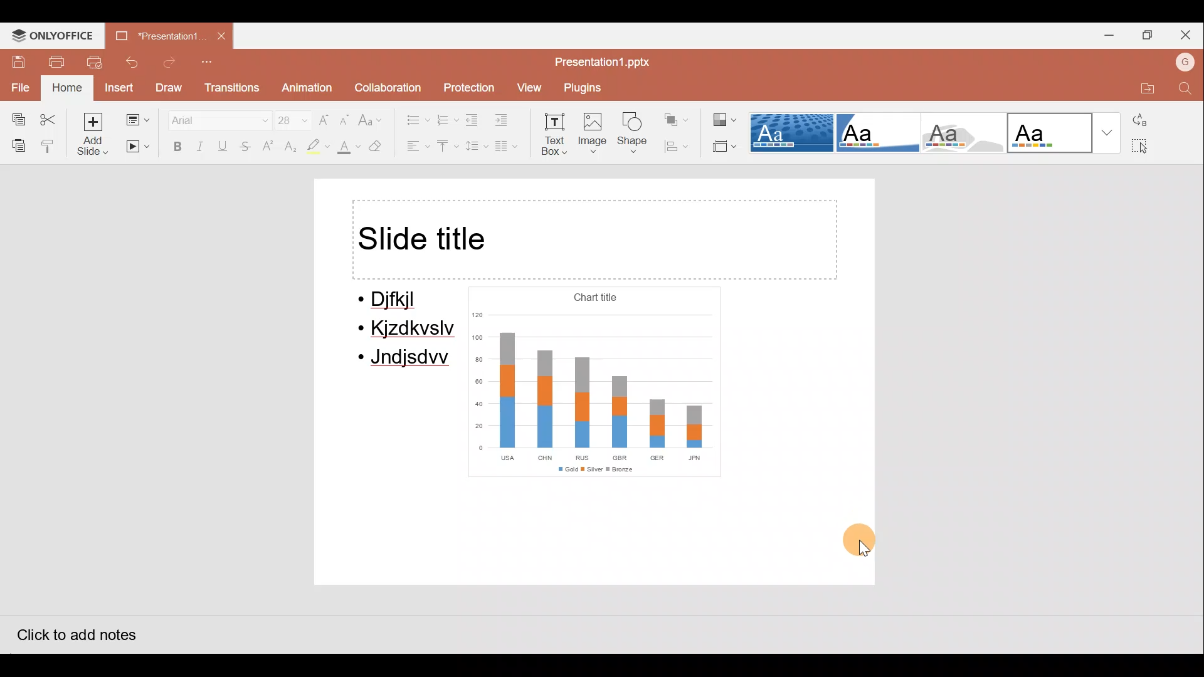 This screenshot has height=677, width=1204. Describe the element at coordinates (507, 145) in the screenshot. I see `Insert columns` at that location.